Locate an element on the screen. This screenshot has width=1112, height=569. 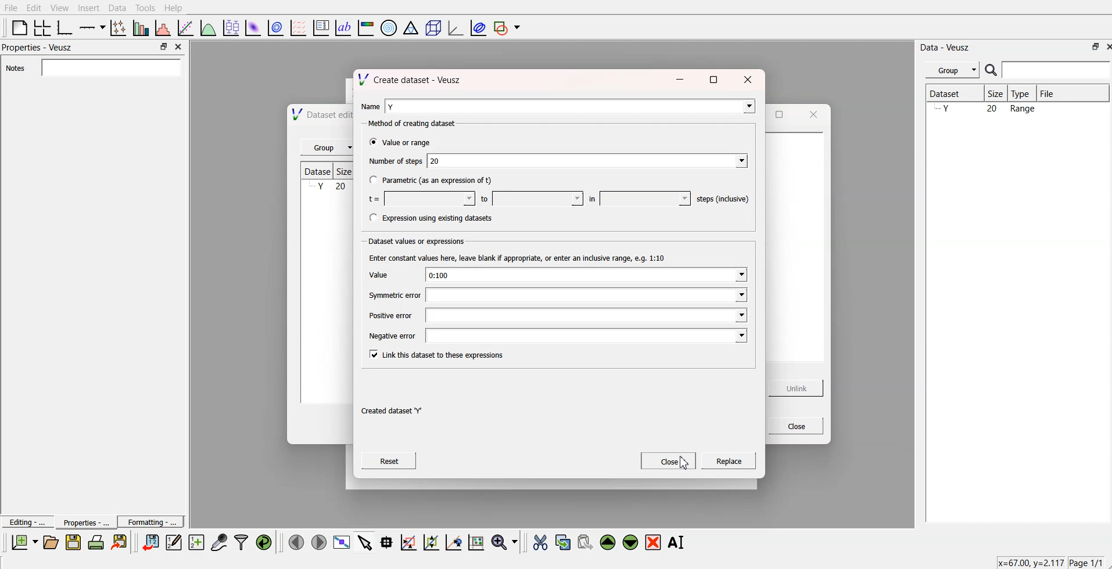
Search is located at coordinates (1048, 70).